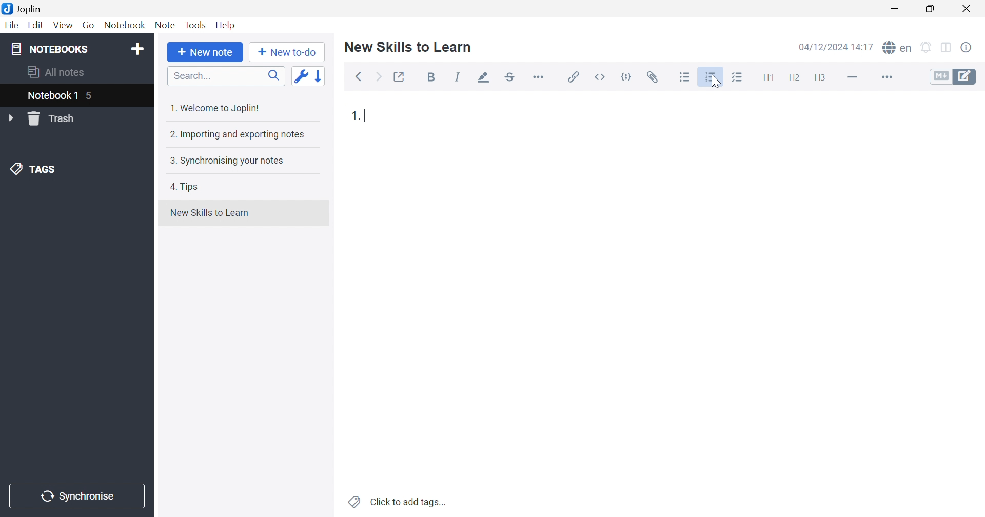 The width and height of the screenshot is (985, 517). What do you see at coordinates (767, 78) in the screenshot?
I see `Heading 1` at bounding box center [767, 78].